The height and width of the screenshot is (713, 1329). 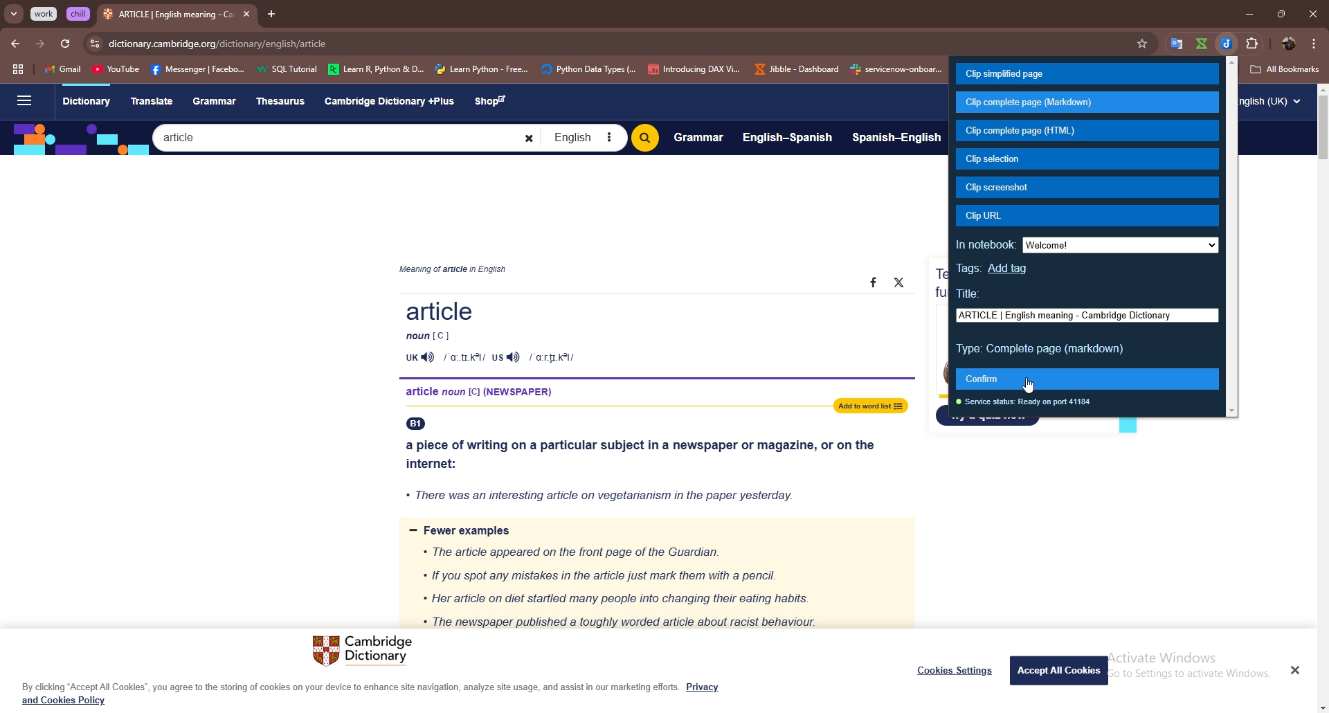 What do you see at coordinates (39, 45) in the screenshot?
I see `forward` at bounding box center [39, 45].